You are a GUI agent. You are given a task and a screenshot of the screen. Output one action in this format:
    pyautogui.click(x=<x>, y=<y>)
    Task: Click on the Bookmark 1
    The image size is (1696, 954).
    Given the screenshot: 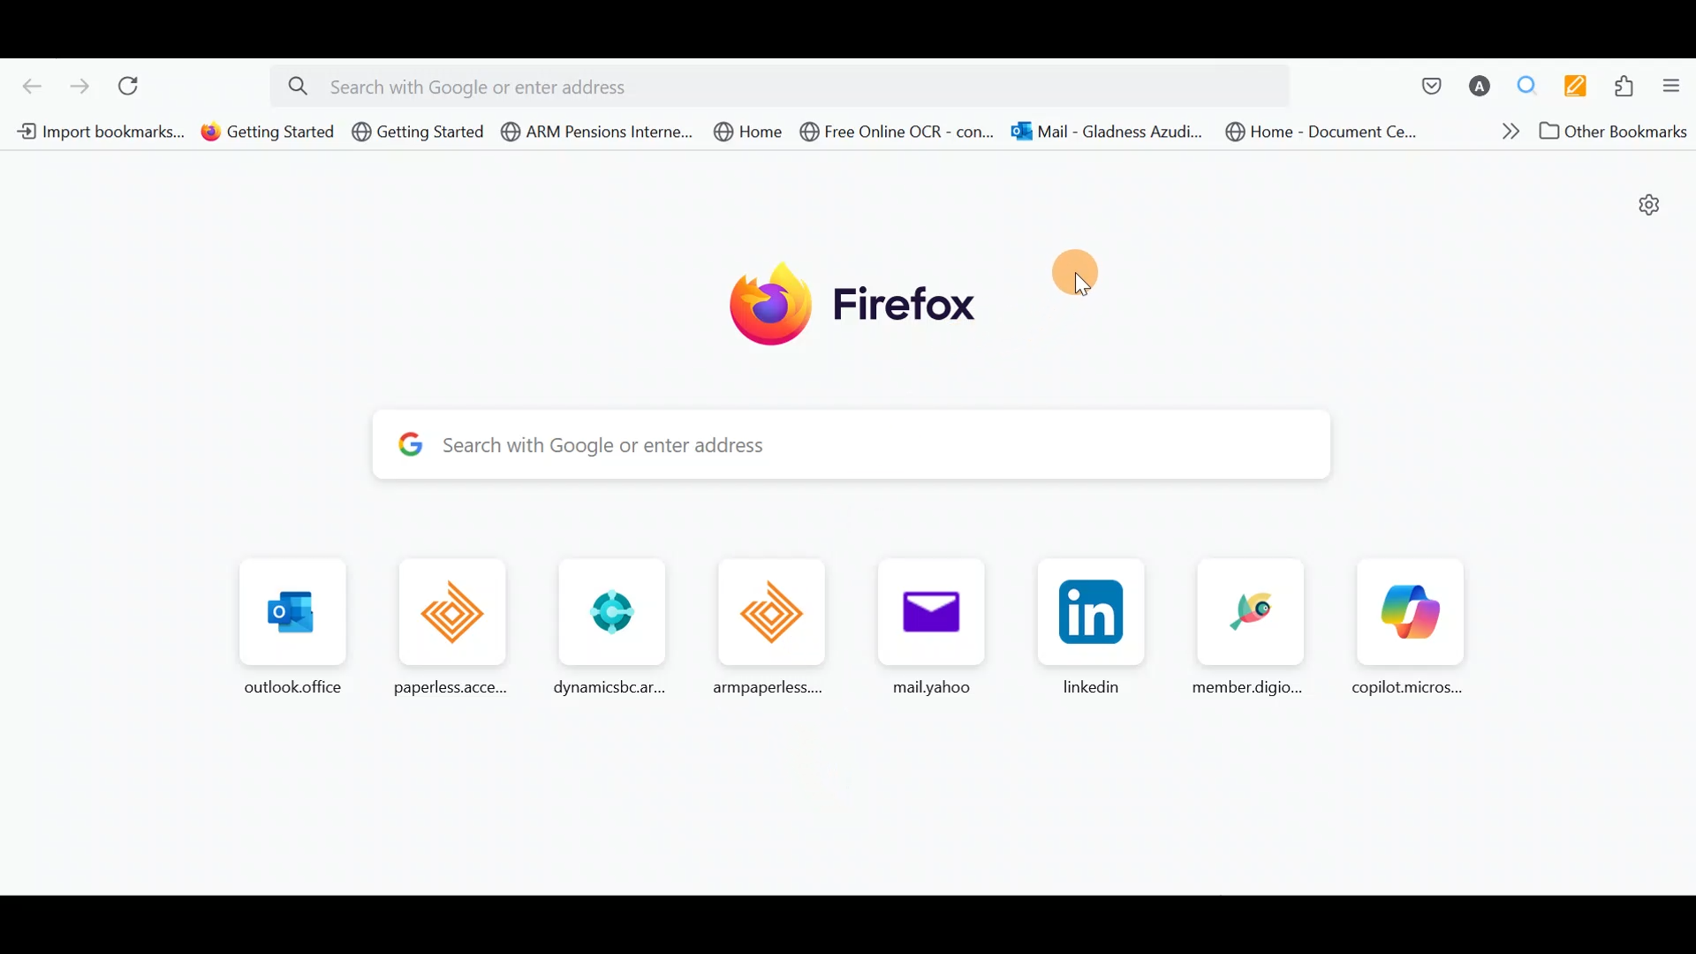 What is the action you would take?
    pyautogui.click(x=95, y=130)
    